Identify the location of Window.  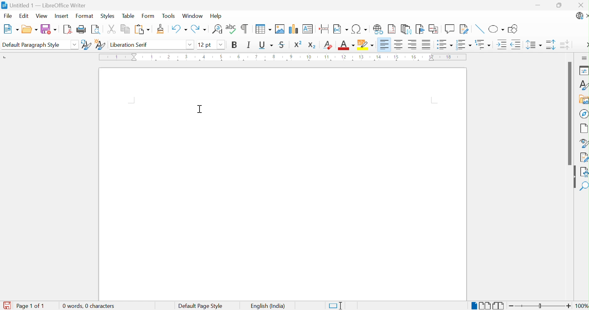
(193, 16).